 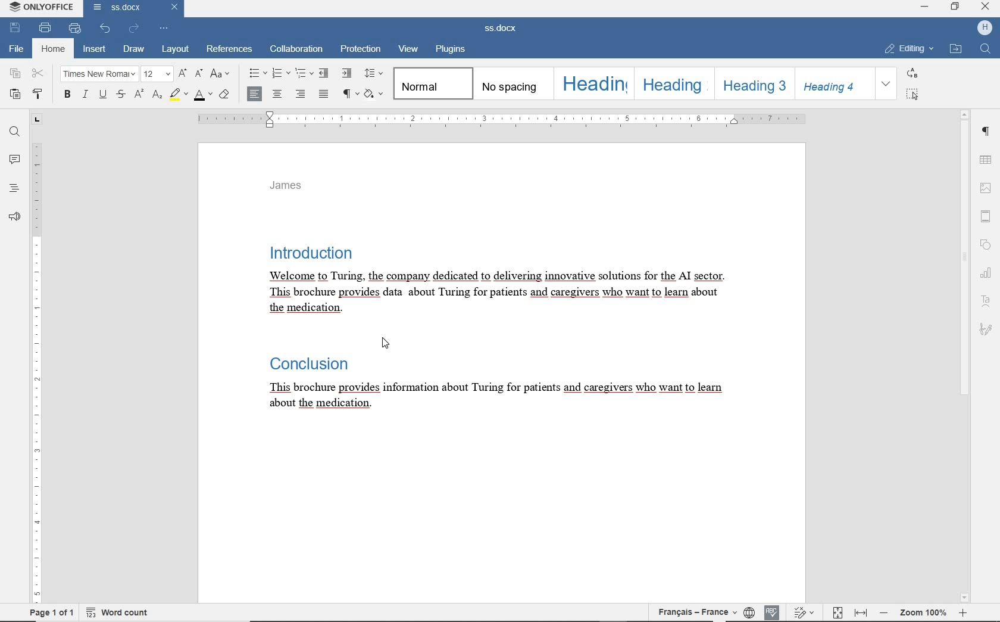 What do you see at coordinates (832, 84) in the screenshot?
I see `HEADING 4` at bounding box center [832, 84].